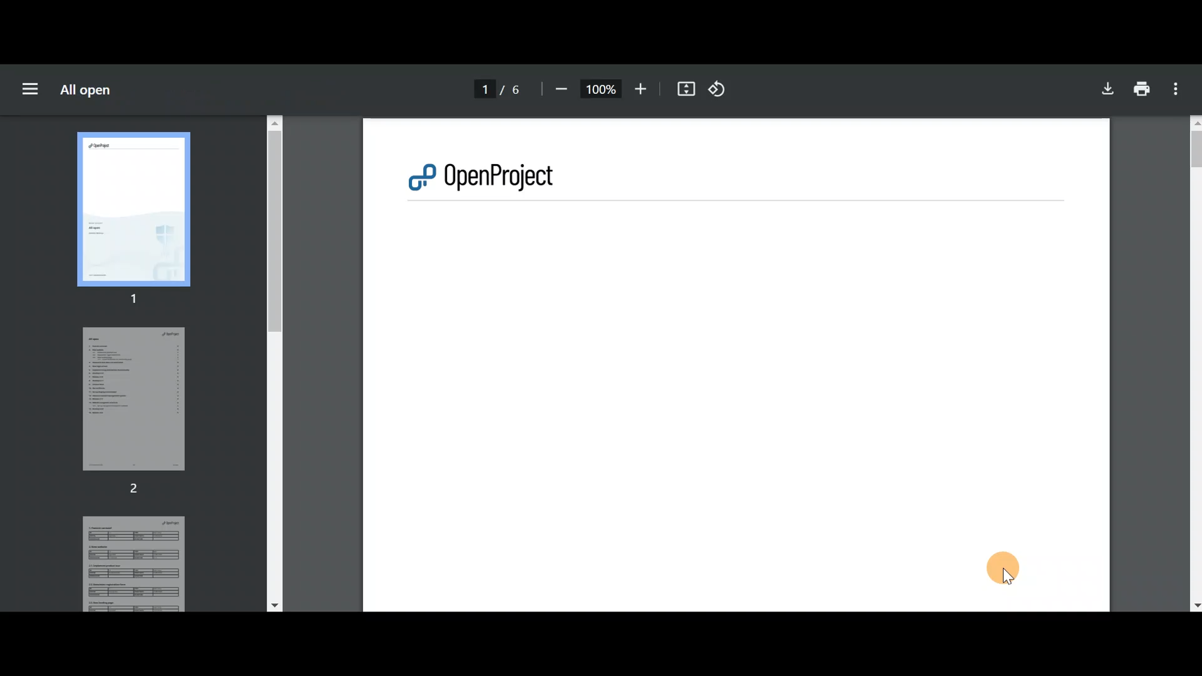 This screenshot has height=676, width=1202. I want to click on Page 2 preview, so click(143, 407).